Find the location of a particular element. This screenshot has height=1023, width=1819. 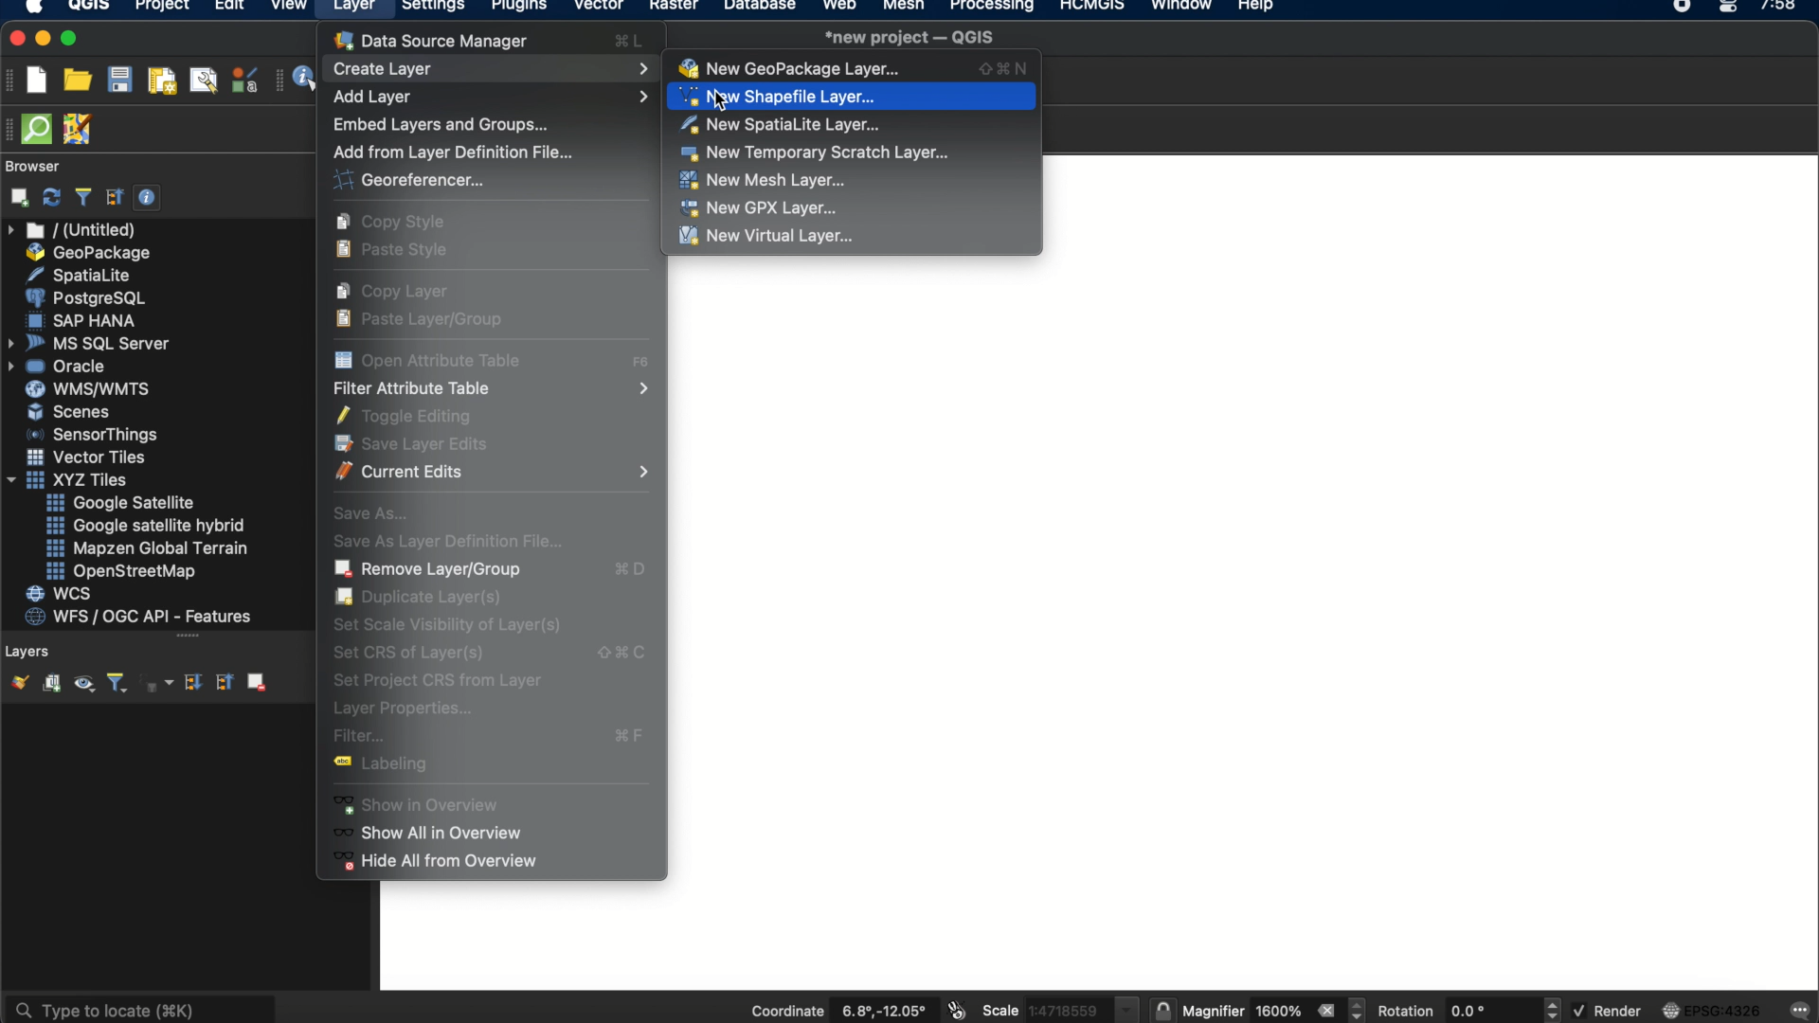

collapse all is located at coordinates (223, 681).